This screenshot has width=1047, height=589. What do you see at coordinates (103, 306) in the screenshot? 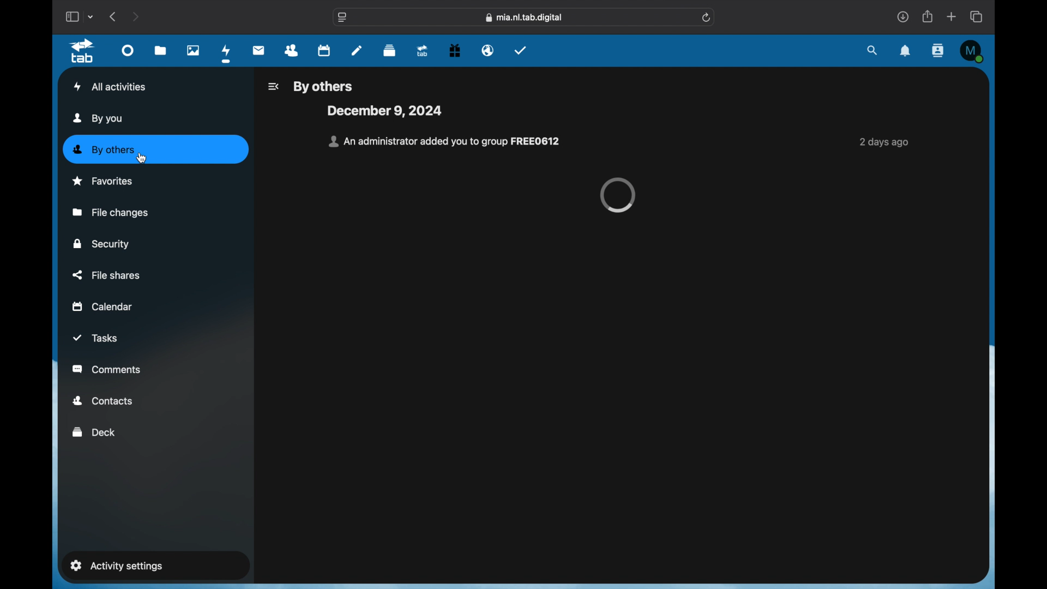
I see `calendar` at bounding box center [103, 306].